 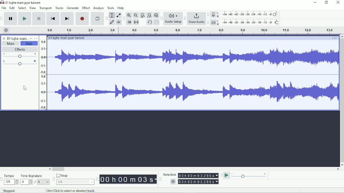 What do you see at coordinates (12, 182) in the screenshot?
I see `` at bounding box center [12, 182].